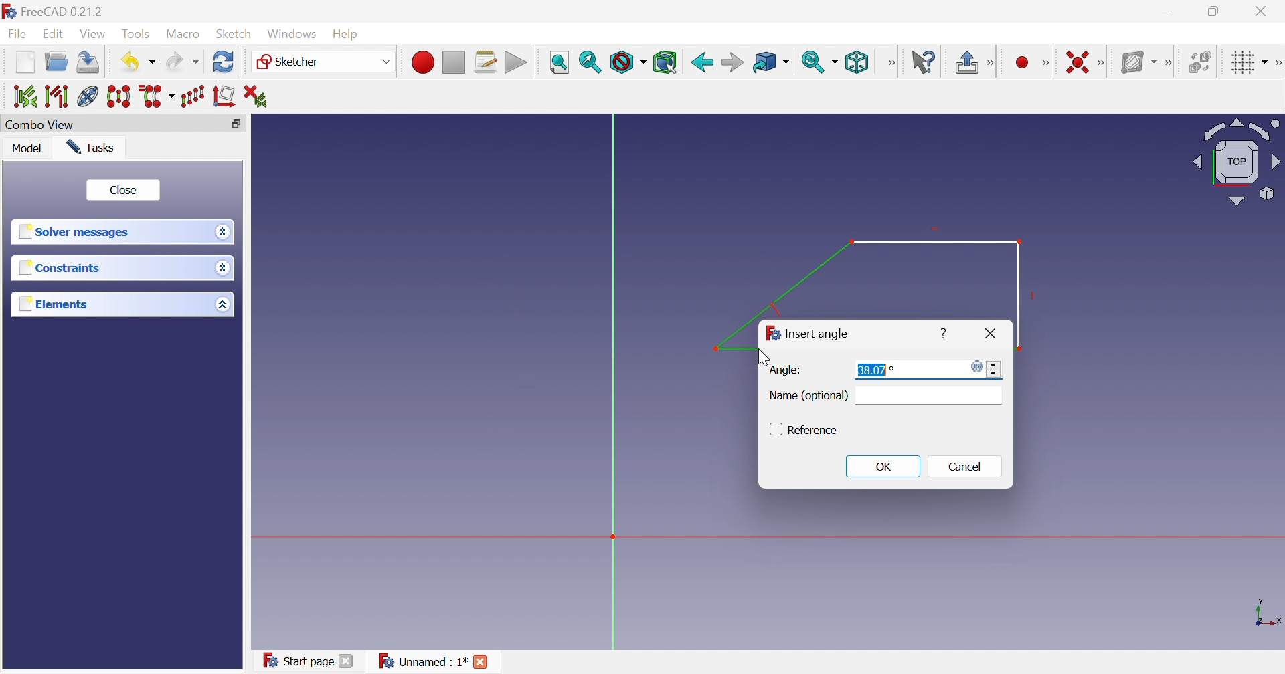 This screenshot has height=674, width=1285. What do you see at coordinates (874, 370) in the screenshot?
I see `38.07 °` at bounding box center [874, 370].